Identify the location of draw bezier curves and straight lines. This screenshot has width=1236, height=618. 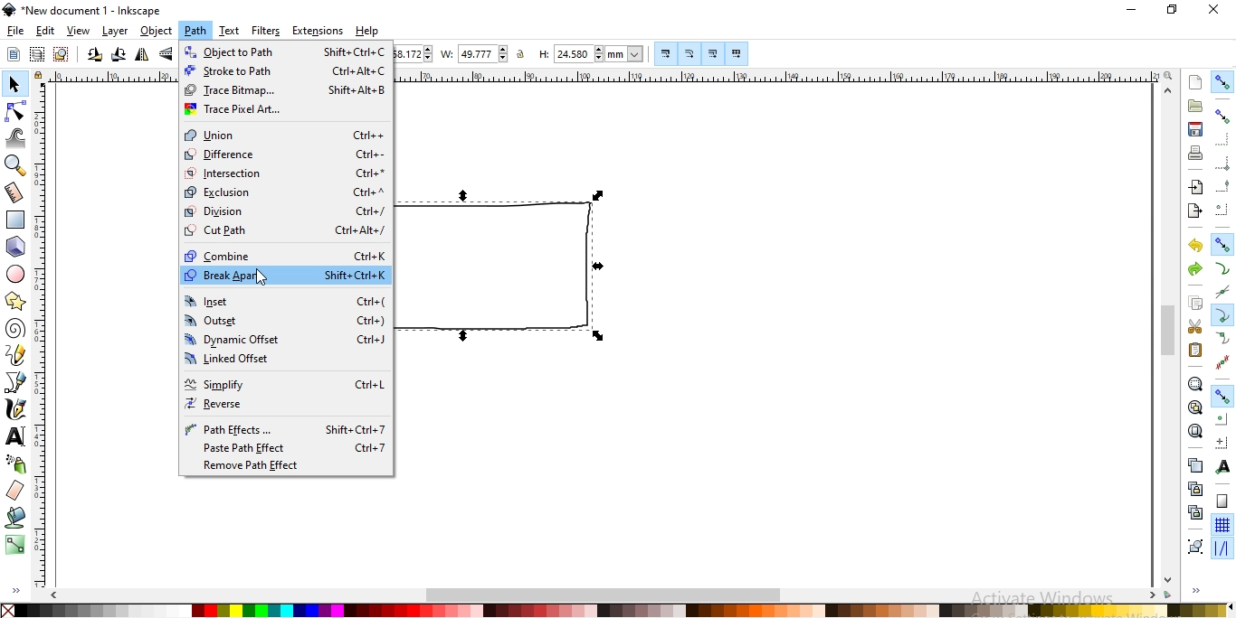
(16, 382).